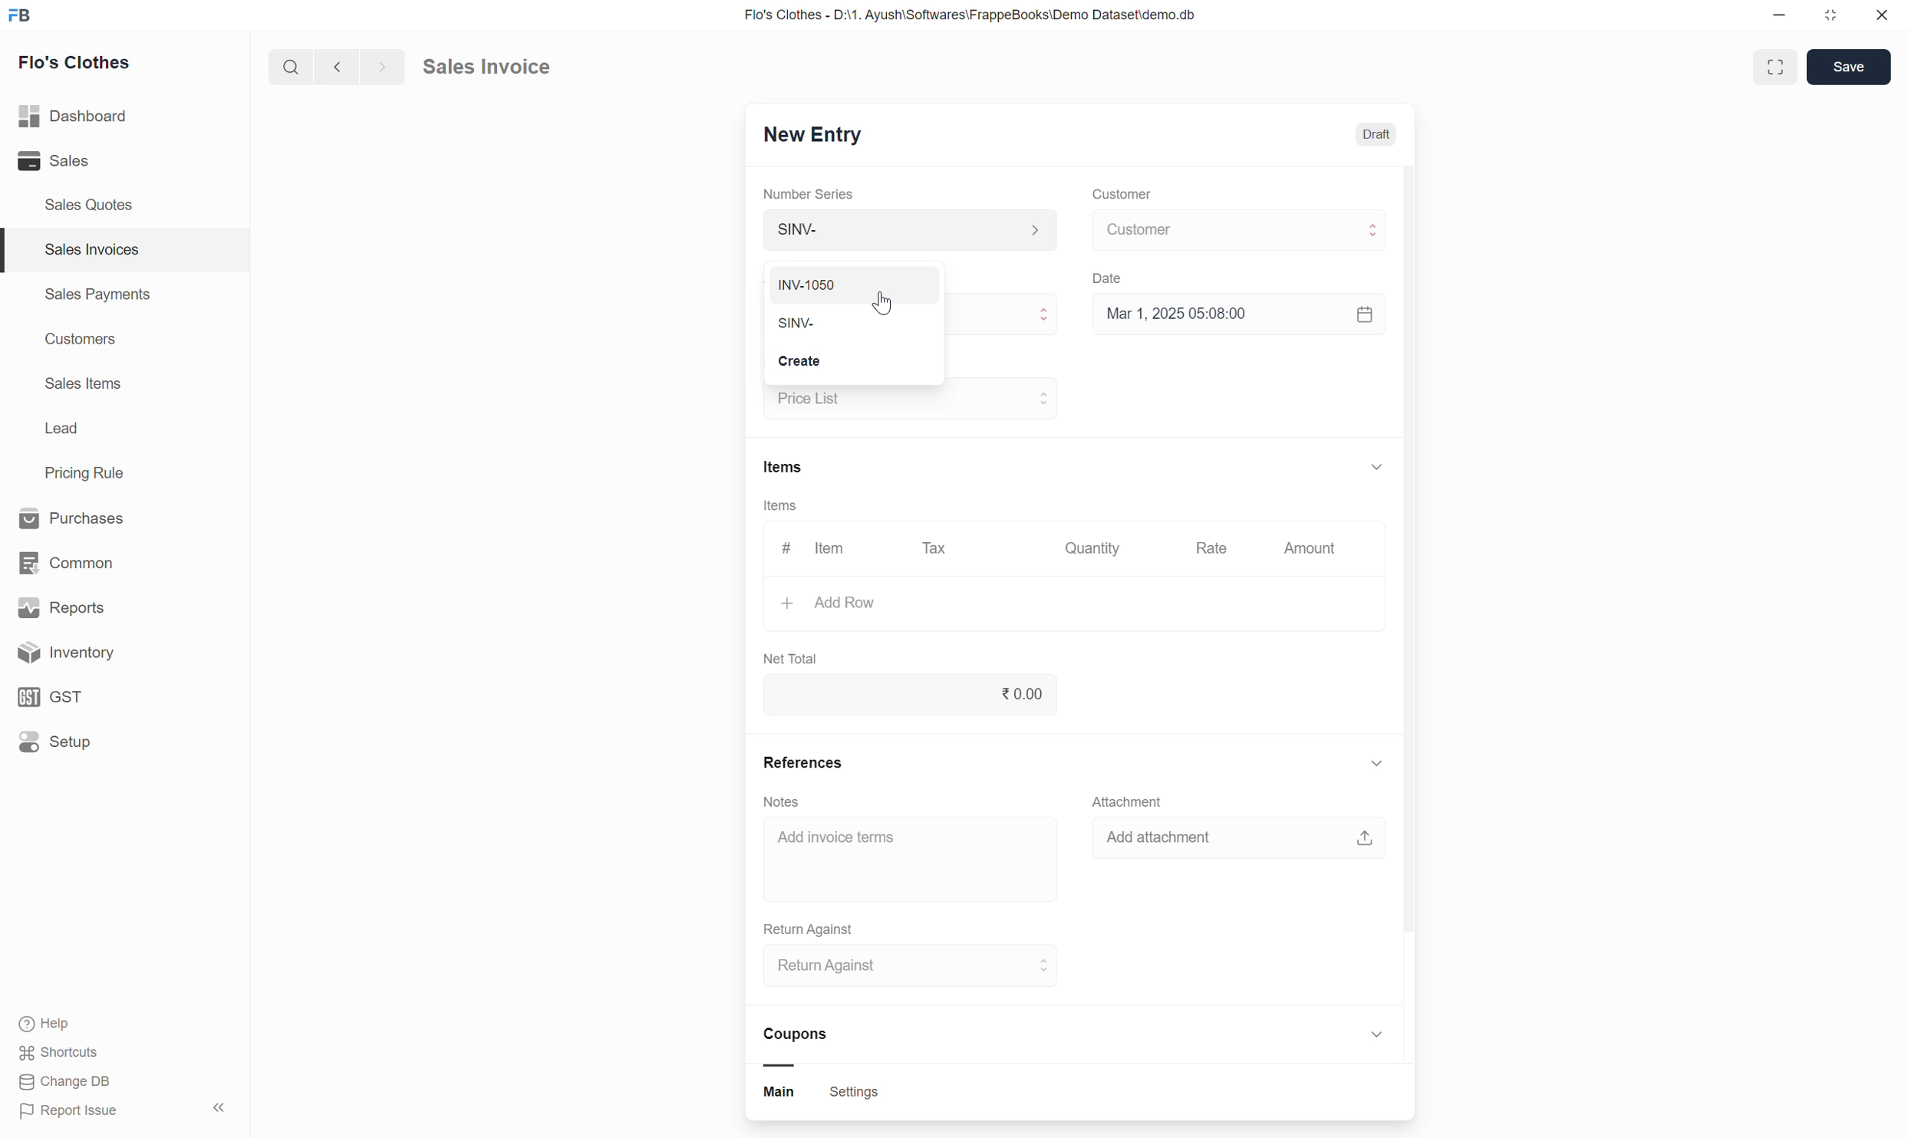 The height and width of the screenshot is (1138, 1908). Describe the element at coordinates (81, 1023) in the screenshot. I see `Help` at that location.